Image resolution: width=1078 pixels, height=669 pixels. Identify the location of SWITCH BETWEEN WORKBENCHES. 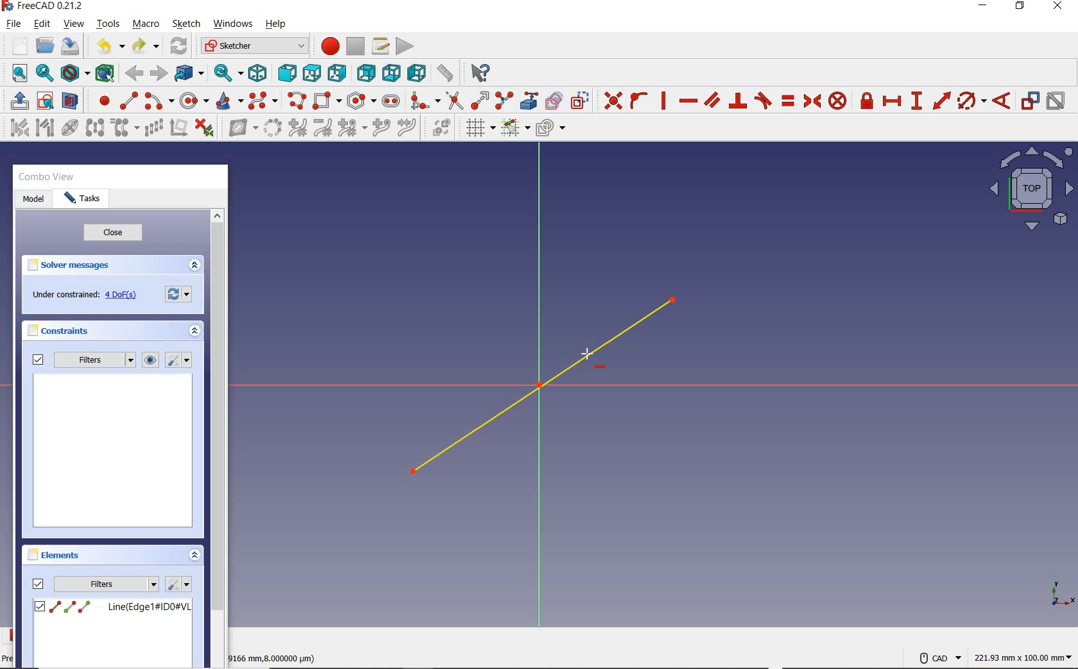
(255, 45).